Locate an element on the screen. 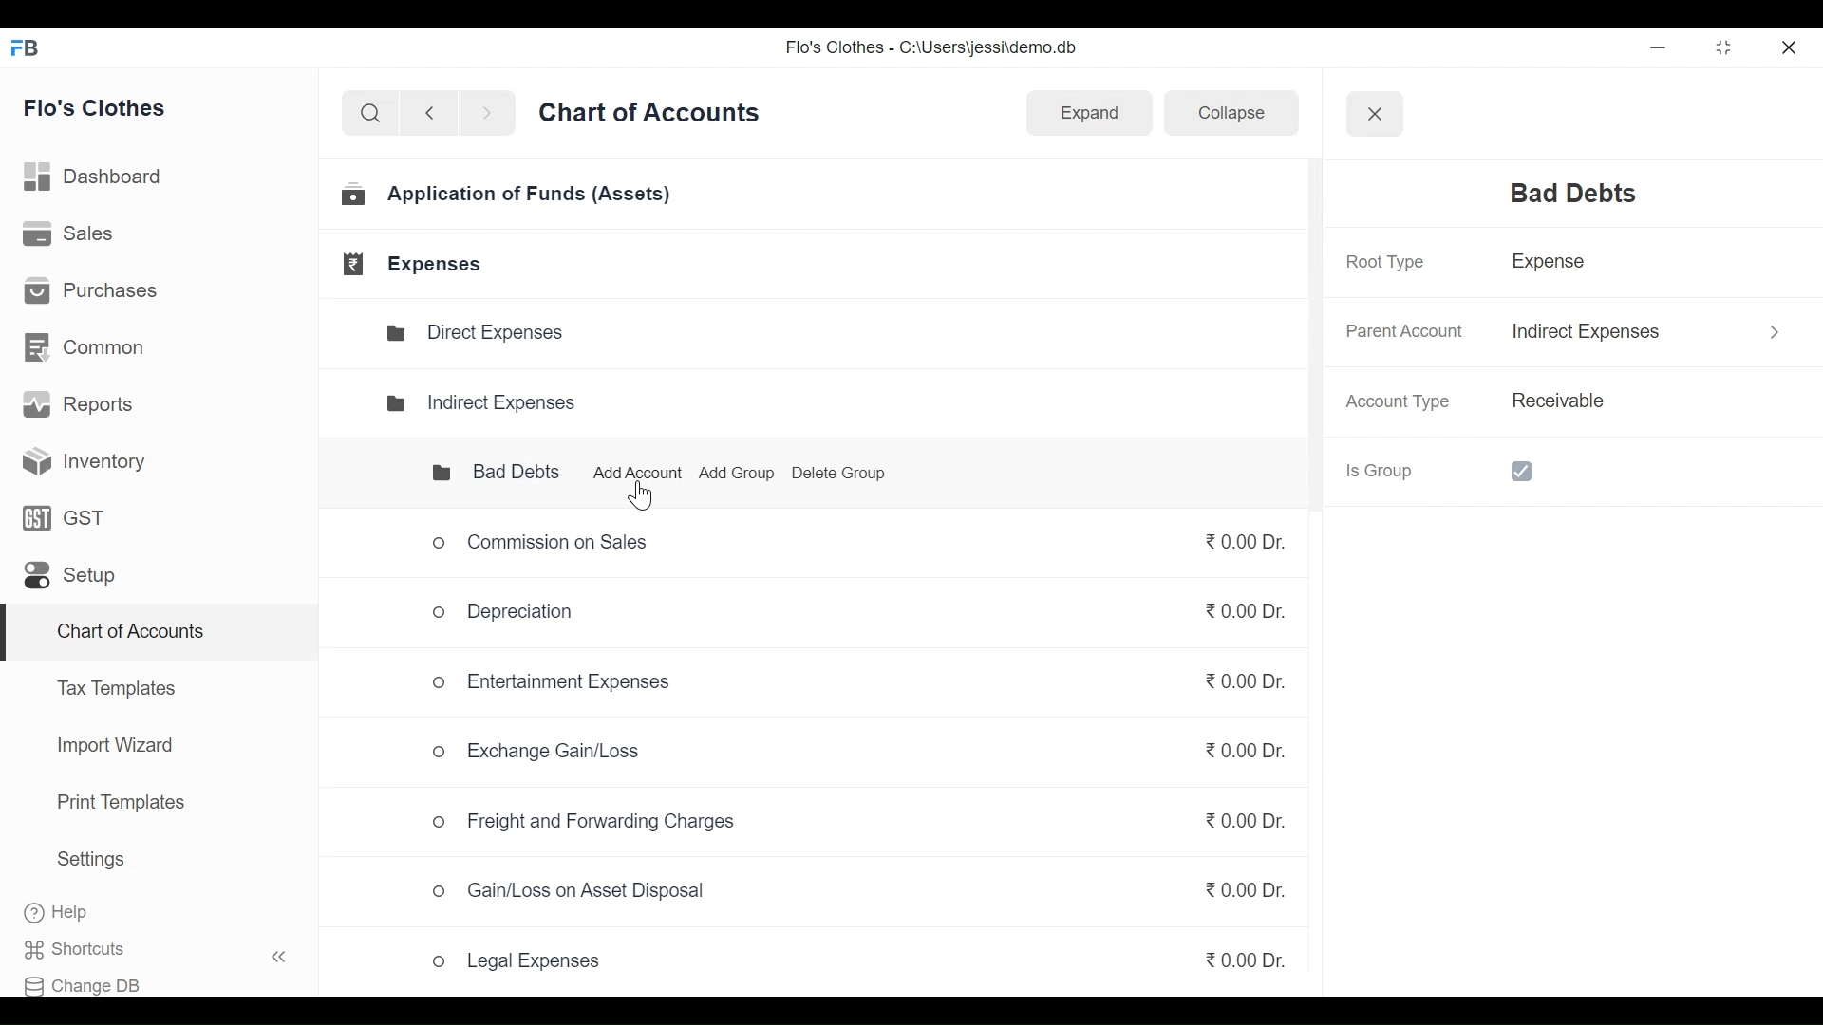 Image resolution: width=1823 pixels, height=1025 pixels. Add Account is located at coordinates (639, 473).